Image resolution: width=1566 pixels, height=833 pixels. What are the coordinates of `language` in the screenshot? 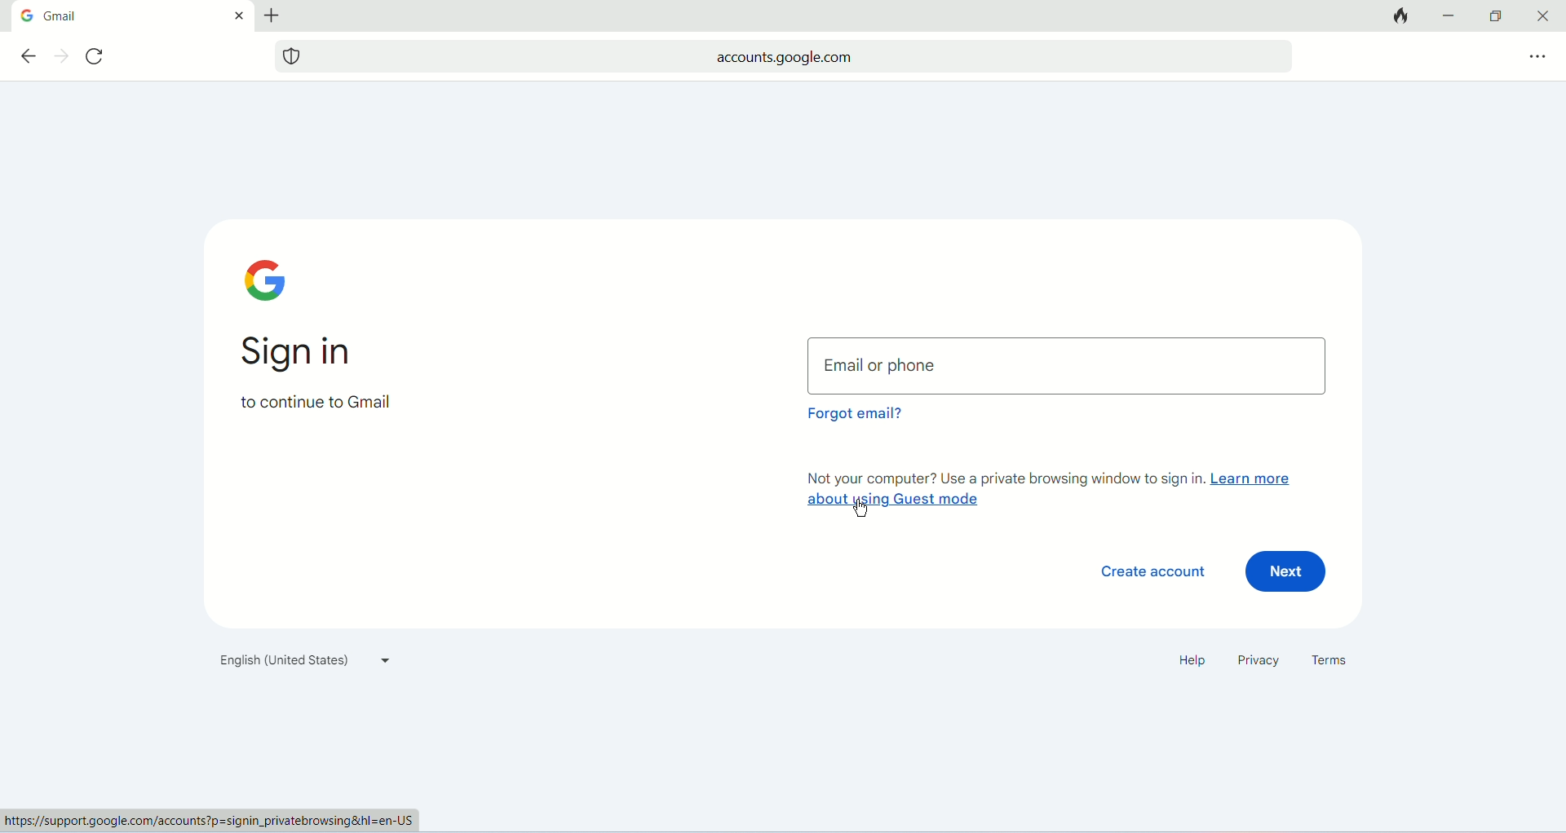 It's located at (301, 663).